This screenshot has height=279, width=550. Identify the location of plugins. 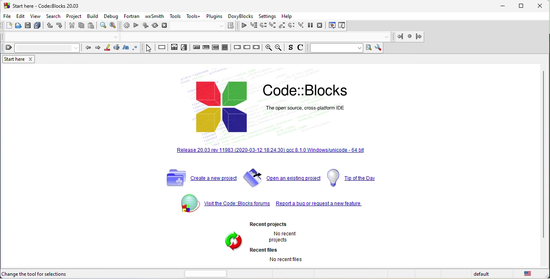
(216, 16).